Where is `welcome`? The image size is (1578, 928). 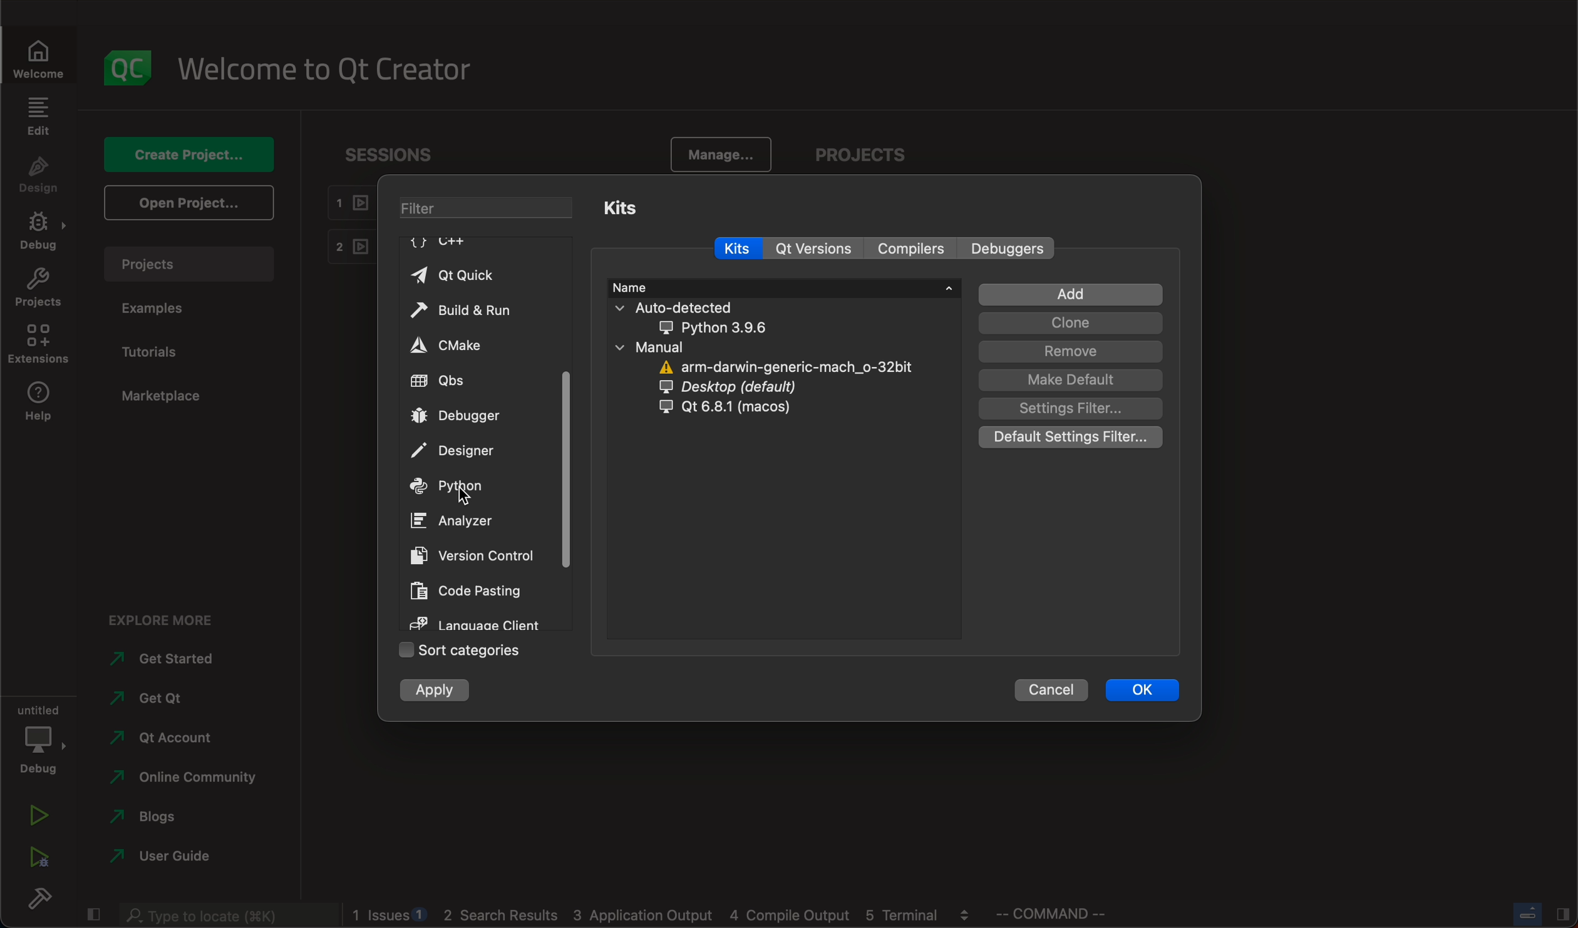
welcome is located at coordinates (329, 69).